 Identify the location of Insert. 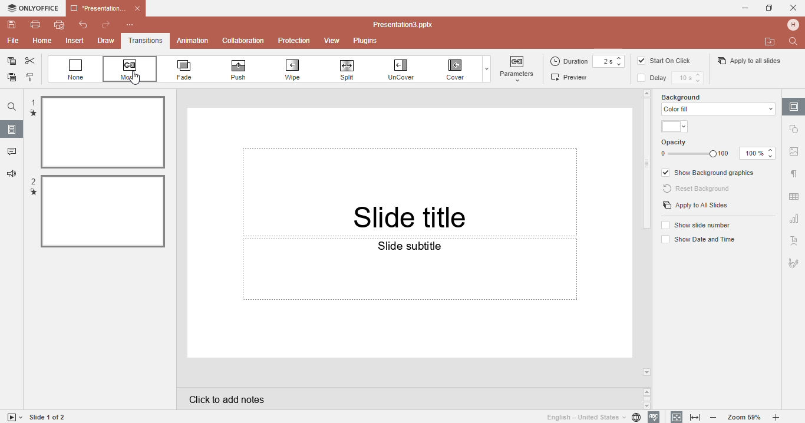
(76, 41).